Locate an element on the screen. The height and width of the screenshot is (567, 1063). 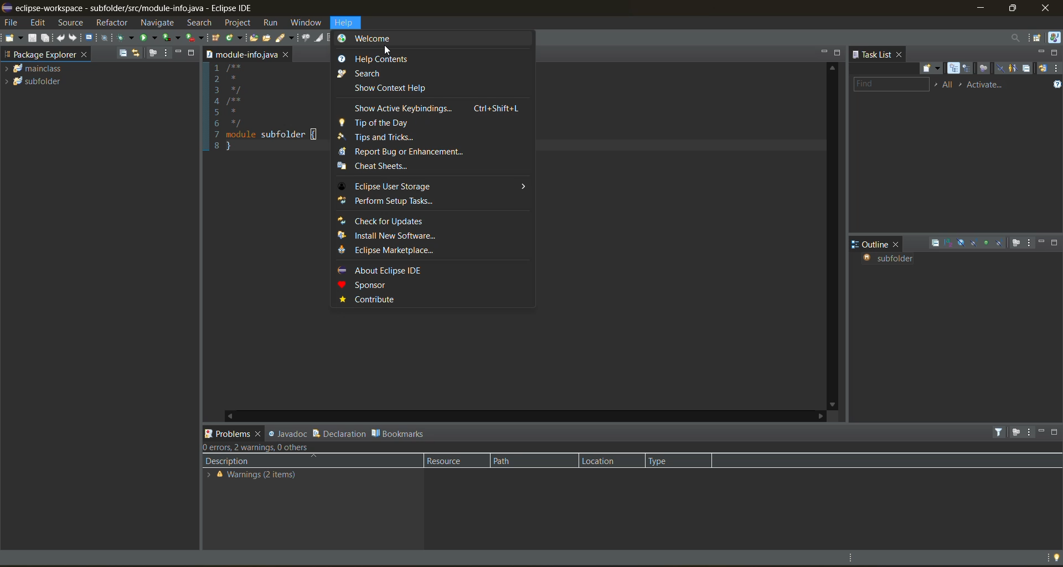
eclipse user storage is located at coordinates (431, 187).